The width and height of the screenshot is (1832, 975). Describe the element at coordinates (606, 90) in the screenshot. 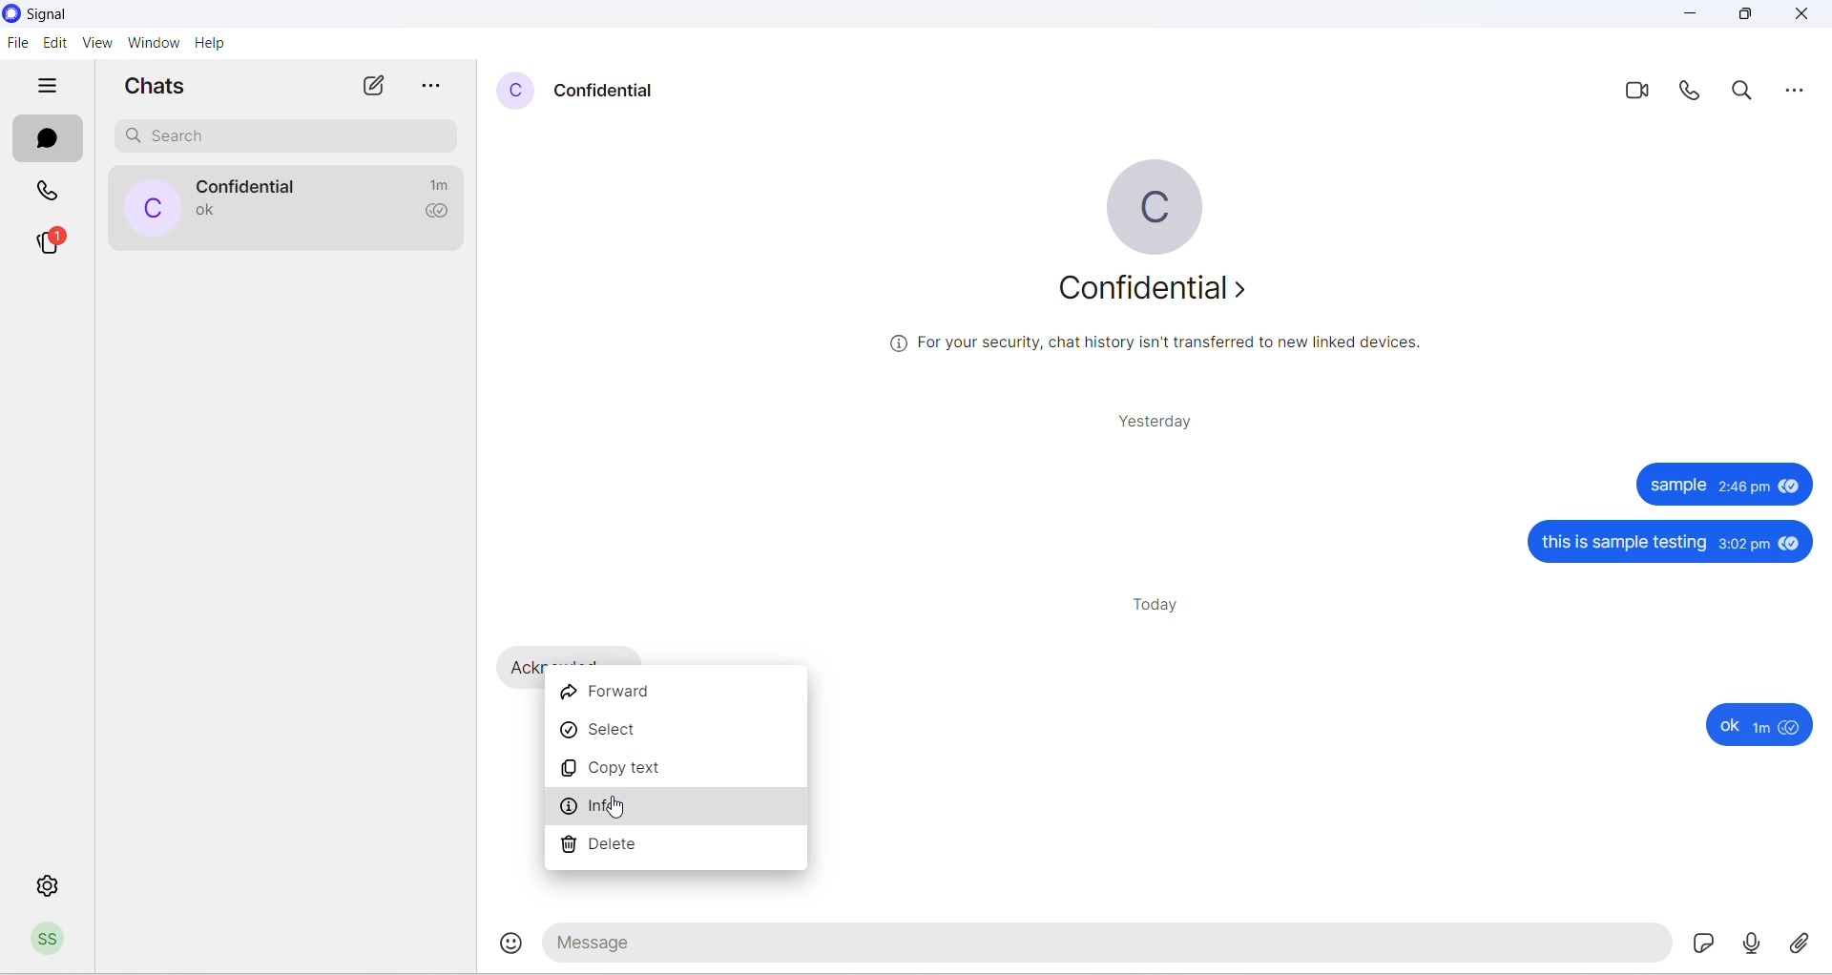

I see `contact name` at that location.